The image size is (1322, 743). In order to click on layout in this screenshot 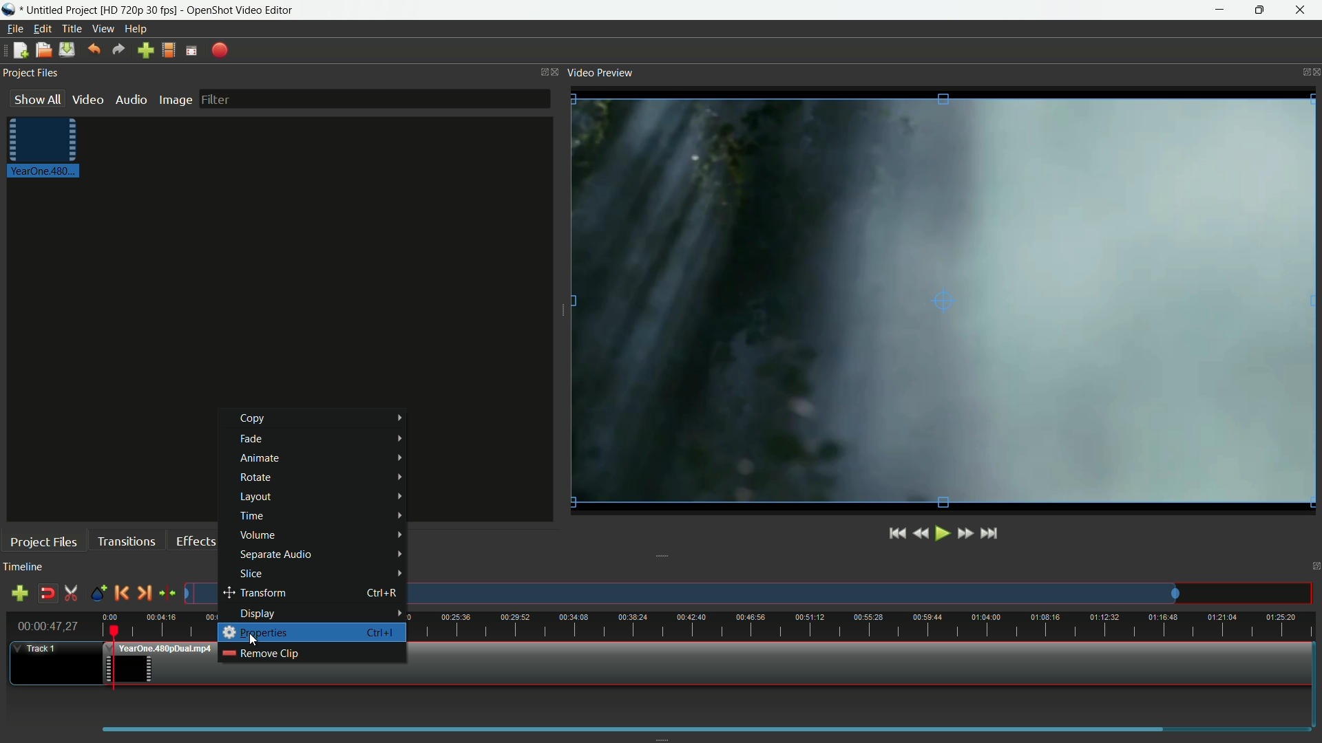, I will do `click(320, 497)`.